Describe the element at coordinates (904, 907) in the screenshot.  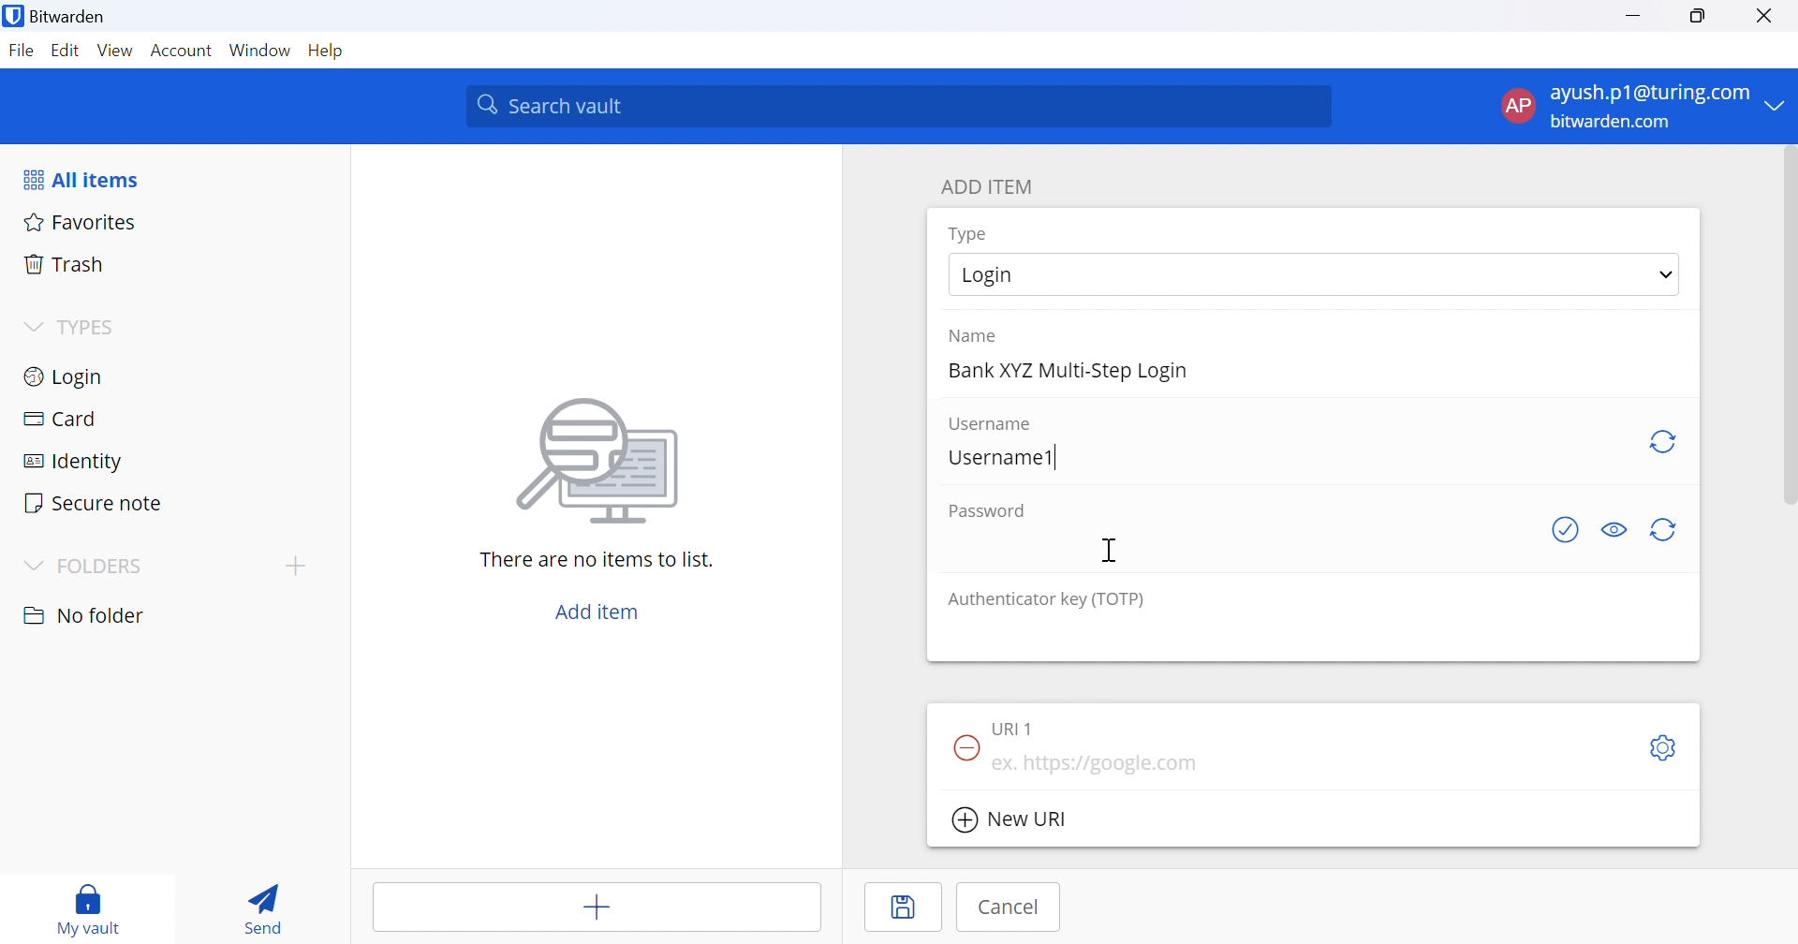
I see `Save` at that location.